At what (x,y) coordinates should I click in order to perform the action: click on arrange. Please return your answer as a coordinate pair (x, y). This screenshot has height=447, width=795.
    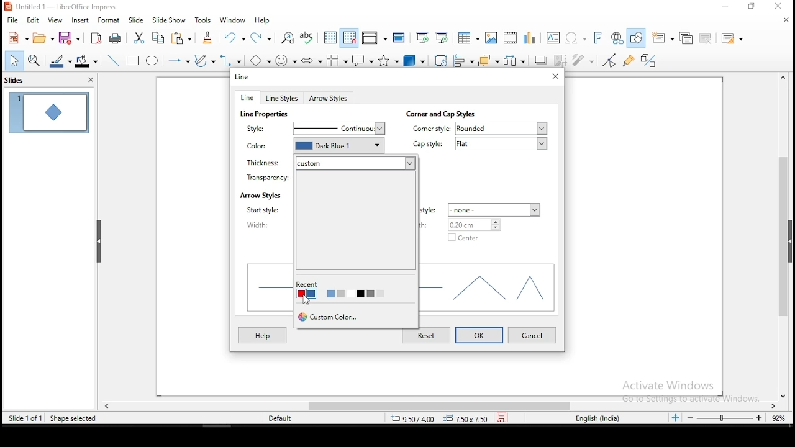
    Looking at the image, I should click on (486, 60).